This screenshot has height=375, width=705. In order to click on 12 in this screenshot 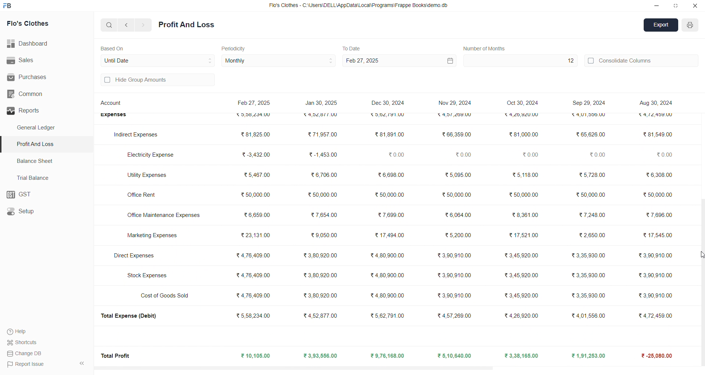, I will do `click(520, 61)`.